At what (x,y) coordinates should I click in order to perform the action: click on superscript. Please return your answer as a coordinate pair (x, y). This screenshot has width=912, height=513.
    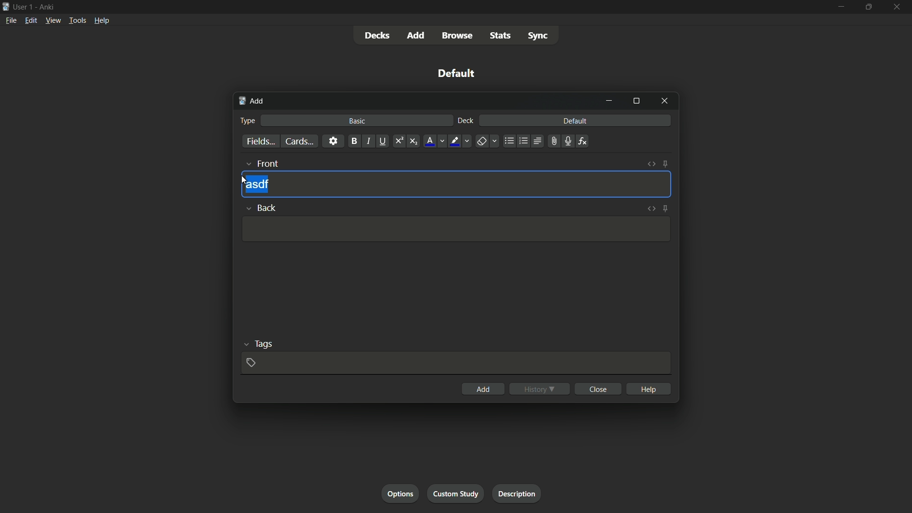
    Looking at the image, I should click on (399, 141).